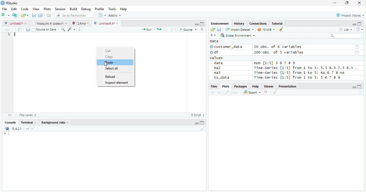  Describe the element at coordinates (252, 93) in the screenshot. I see `Export` at that location.